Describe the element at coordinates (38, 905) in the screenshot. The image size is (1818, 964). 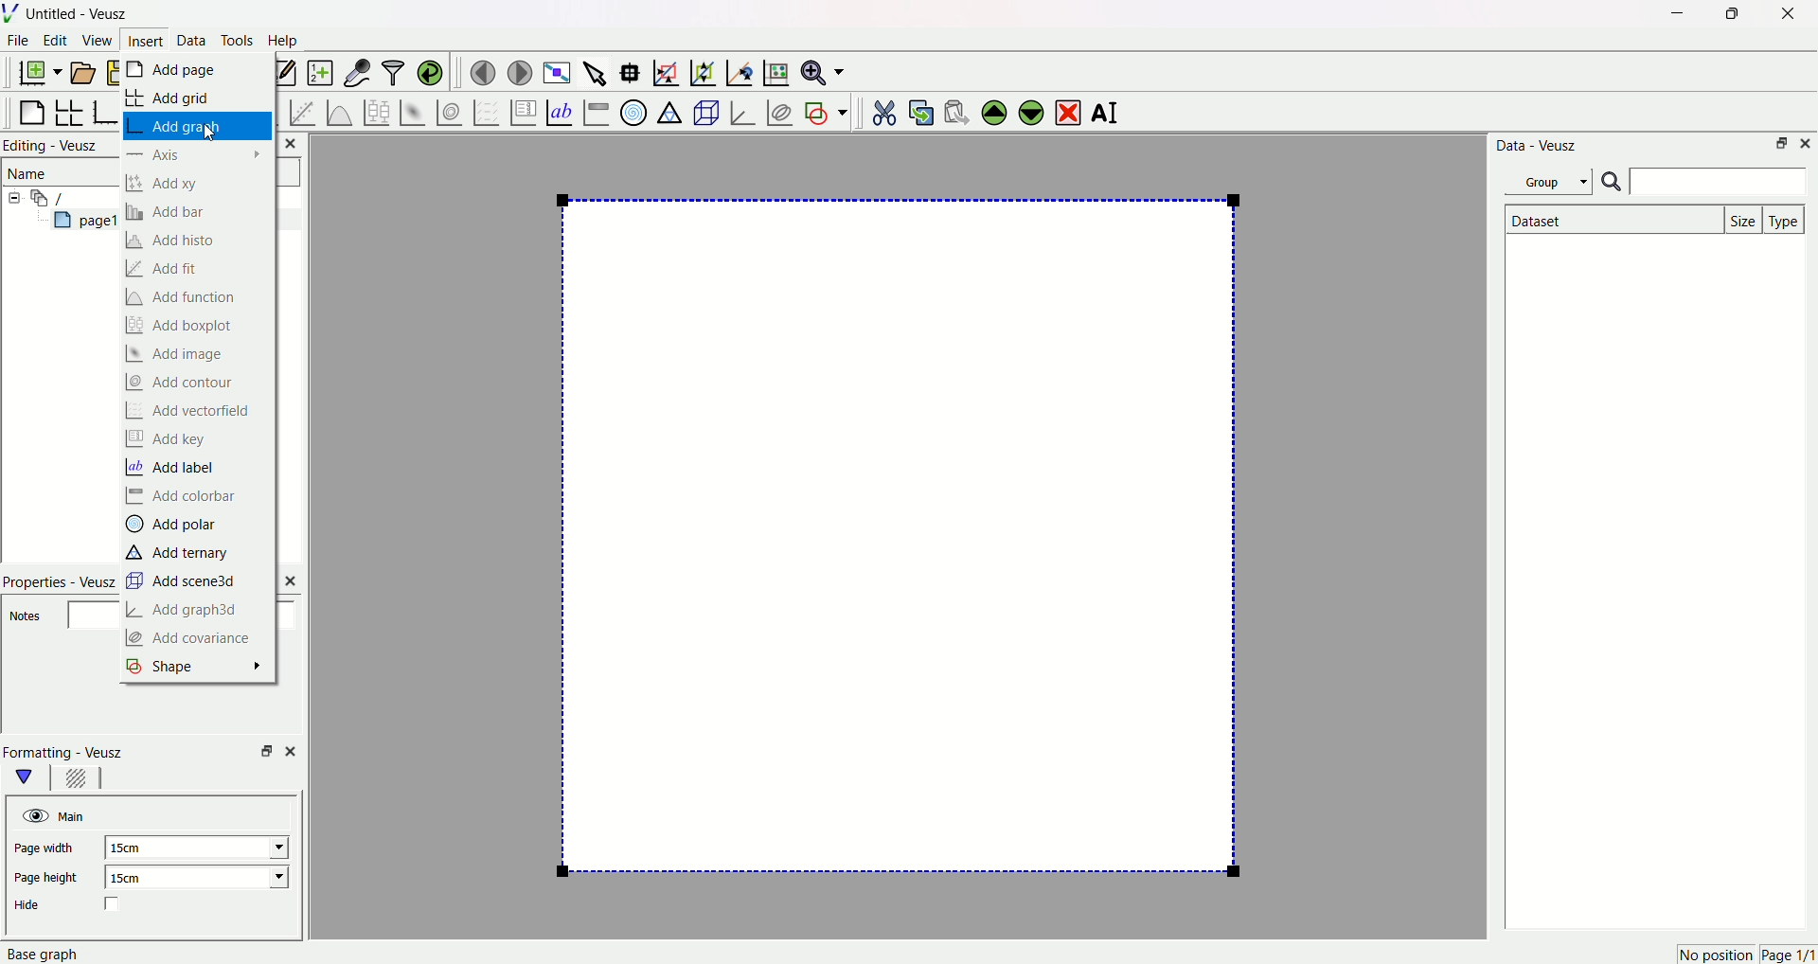
I see `Hide` at that location.